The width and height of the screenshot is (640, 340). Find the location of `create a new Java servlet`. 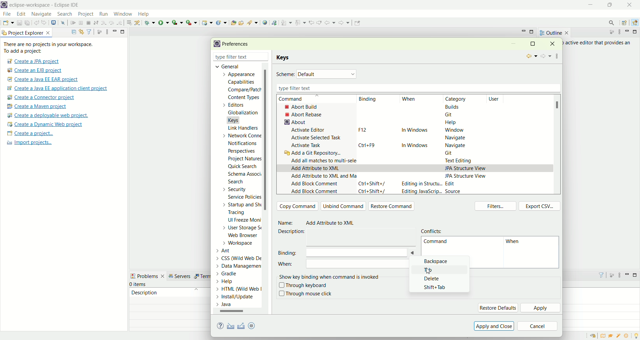

create a new Java servlet is located at coordinates (223, 23).